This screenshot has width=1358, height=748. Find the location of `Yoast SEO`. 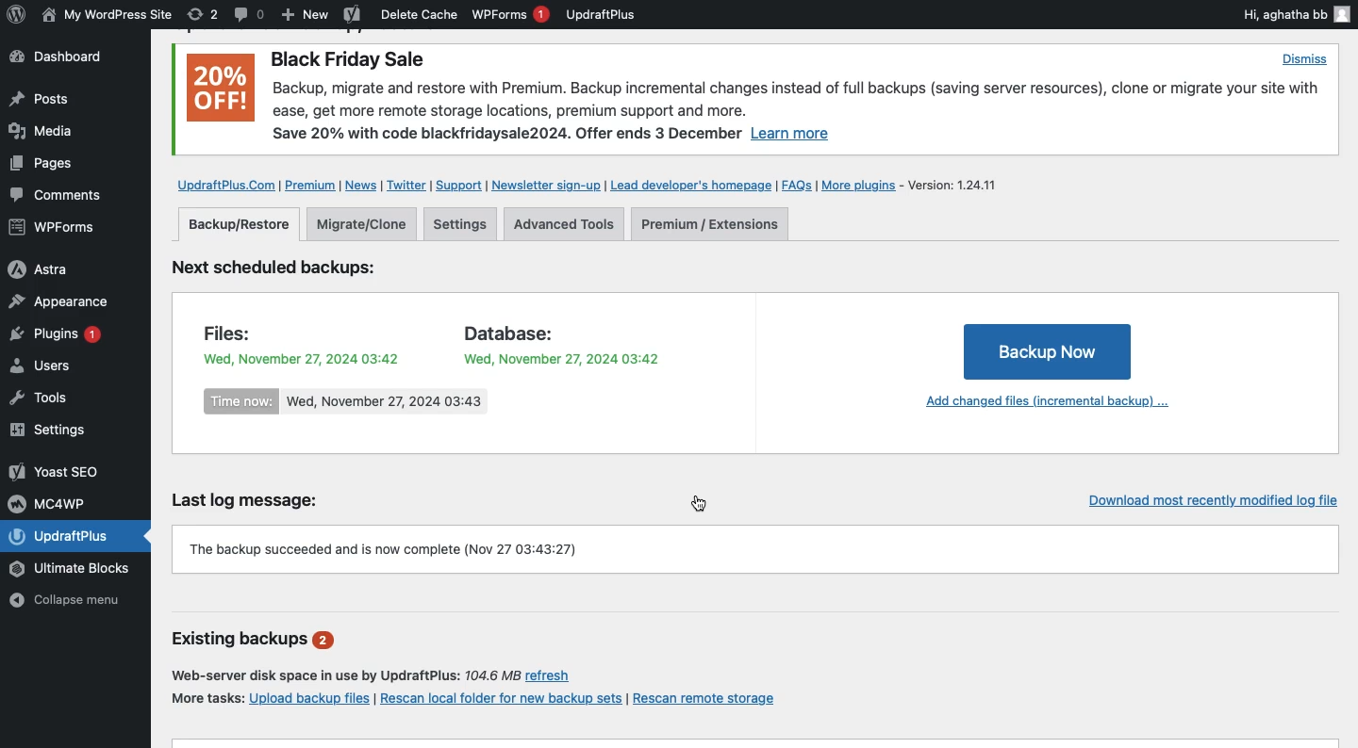

Yoast SEO is located at coordinates (57, 471).